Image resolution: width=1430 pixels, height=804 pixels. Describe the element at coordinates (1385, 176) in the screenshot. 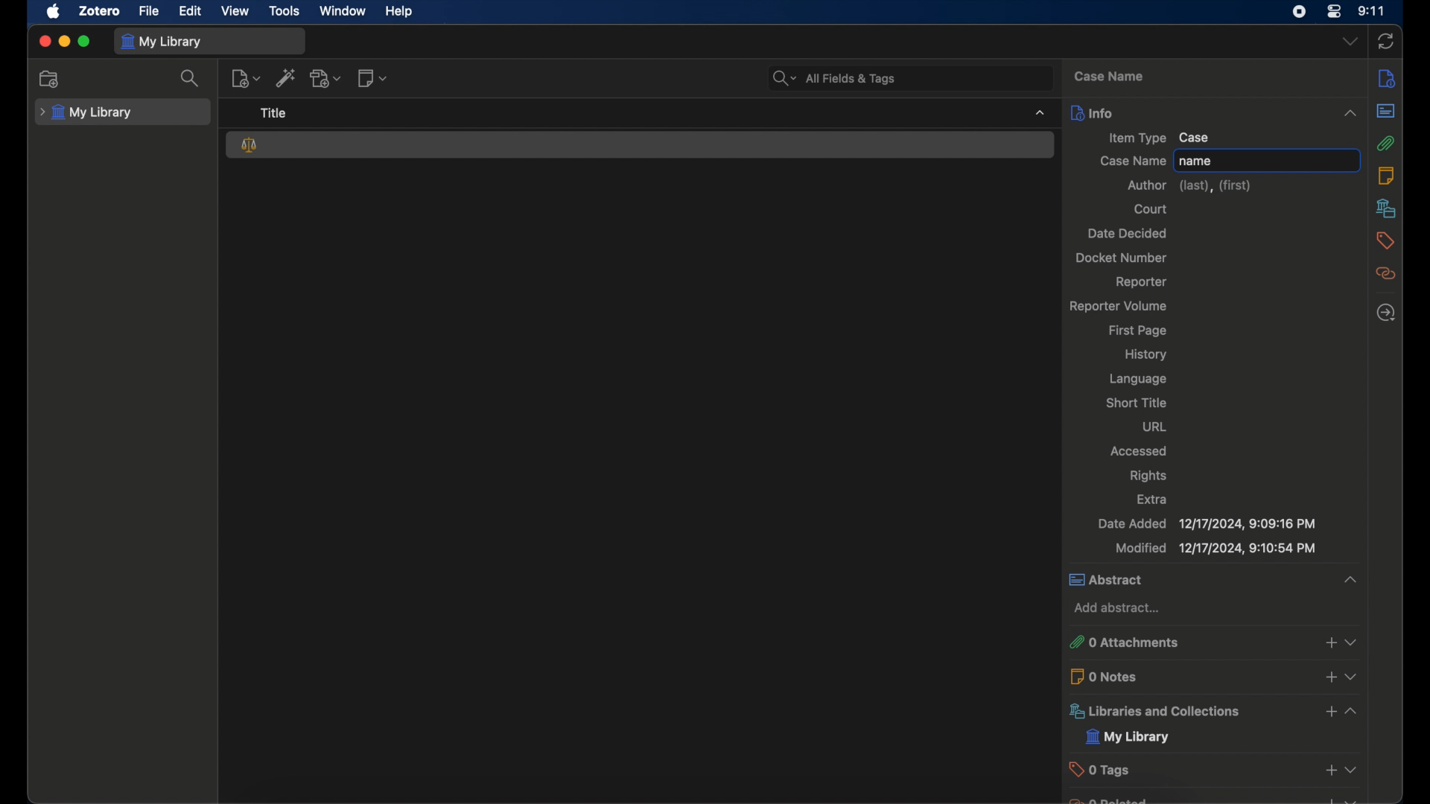

I see `notes` at that location.